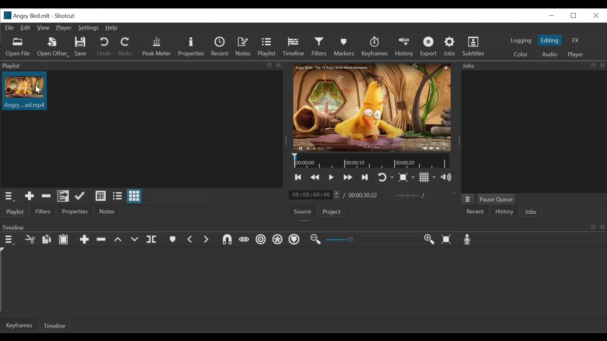 Image resolution: width=607 pixels, height=341 pixels. What do you see at coordinates (343, 46) in the screenshot?
I see `Markers` at bounding box center [343, 46].